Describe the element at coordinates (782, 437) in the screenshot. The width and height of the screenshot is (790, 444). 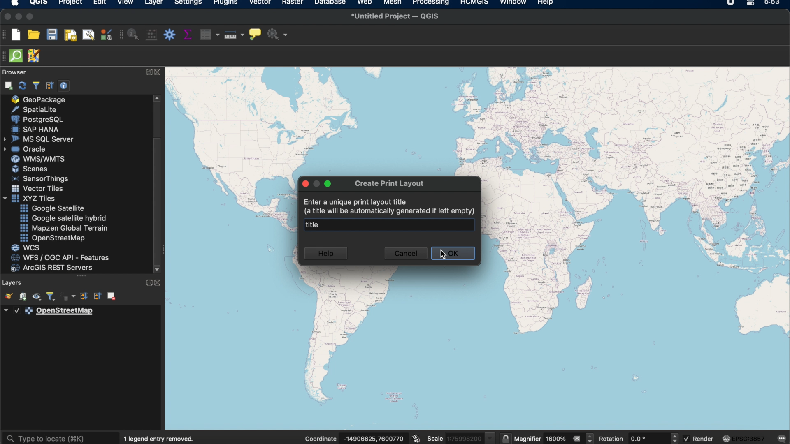
I see `messages` at that location.